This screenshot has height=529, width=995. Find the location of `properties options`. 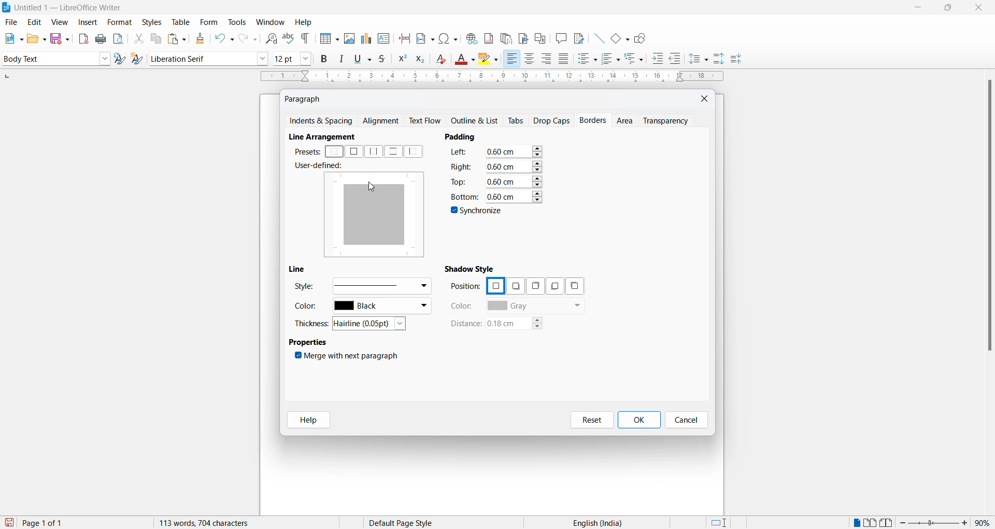

properties options is located at coordinates (309, 343).